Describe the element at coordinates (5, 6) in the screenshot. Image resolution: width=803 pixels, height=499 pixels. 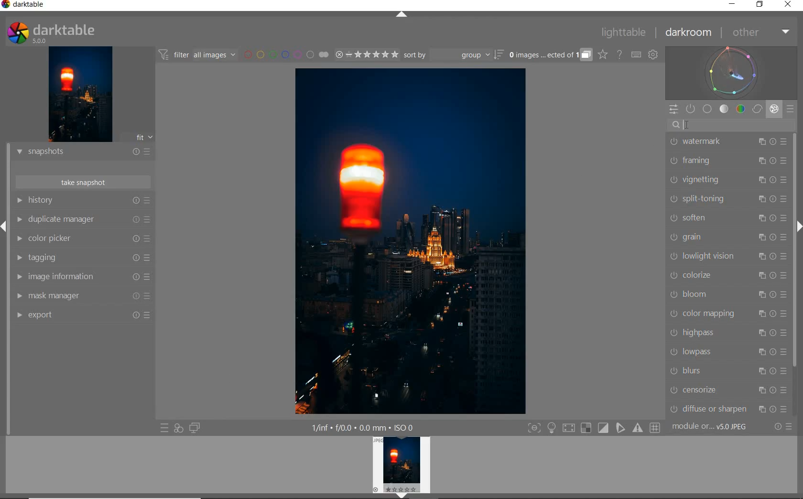
I see `darktable logo` at that location.